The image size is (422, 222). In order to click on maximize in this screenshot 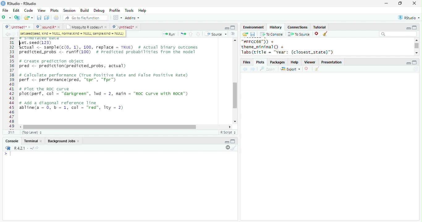, I will do `click(233, 28)`.